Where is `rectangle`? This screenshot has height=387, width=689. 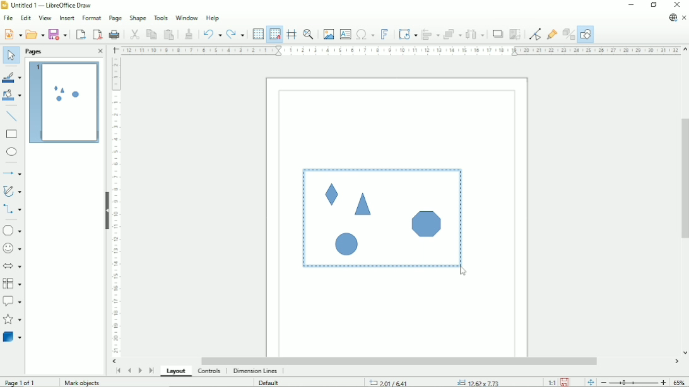 rectangle is located at coordinates (11, 134).